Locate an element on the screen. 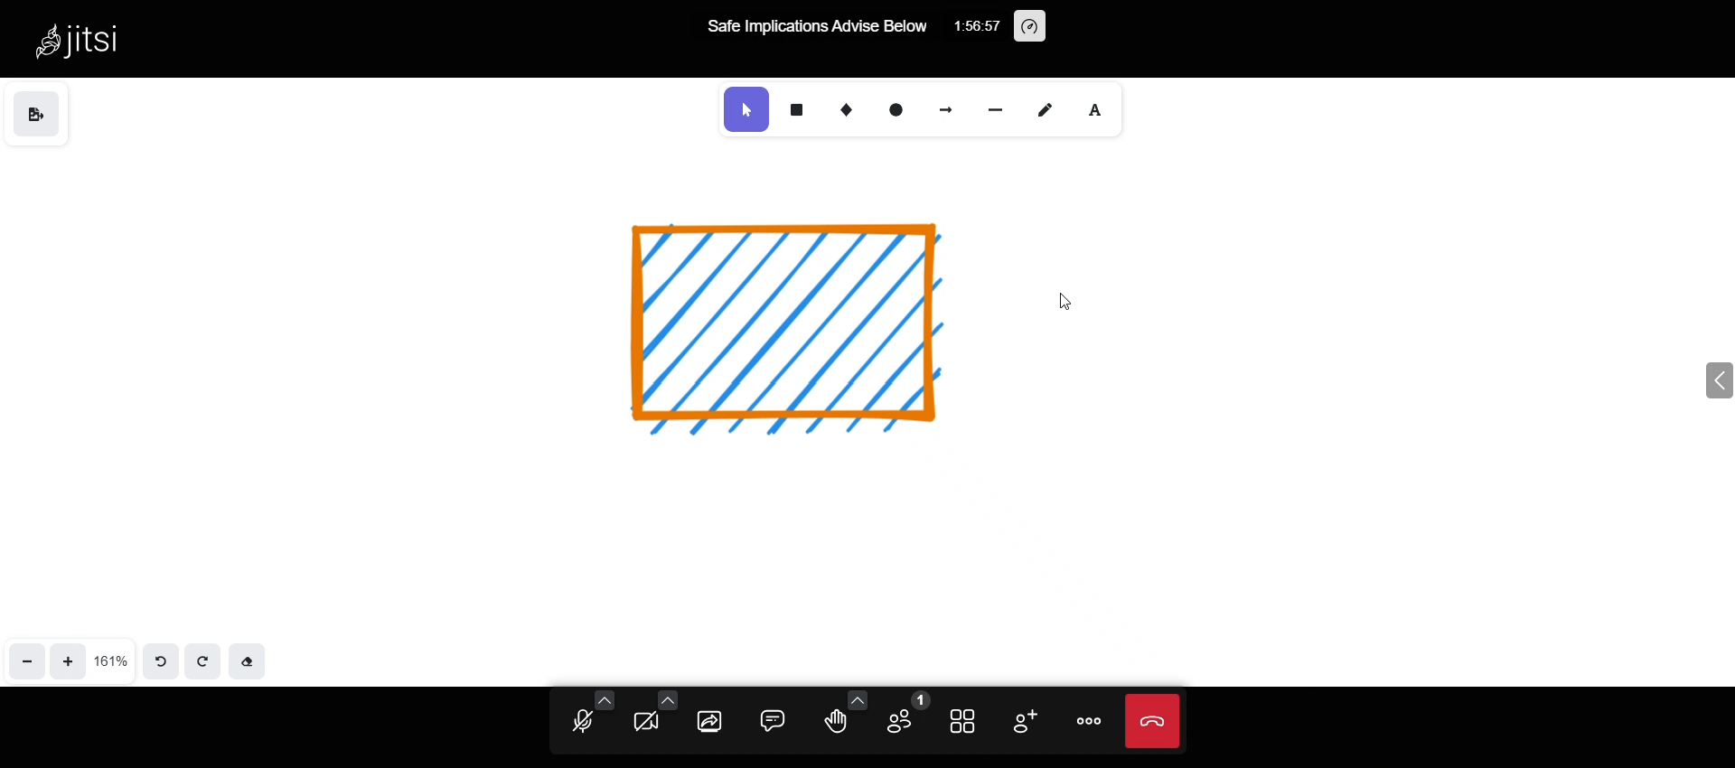 The width and height of the screenshot is (1735, 768). audio setting is located at coordinates (605, 698).